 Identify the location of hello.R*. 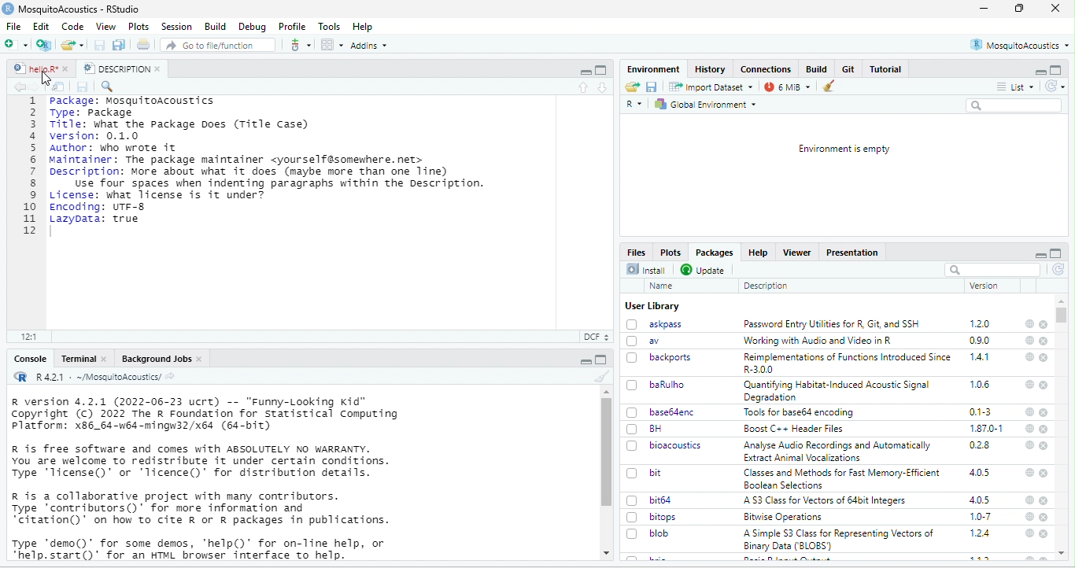
(40, 68).